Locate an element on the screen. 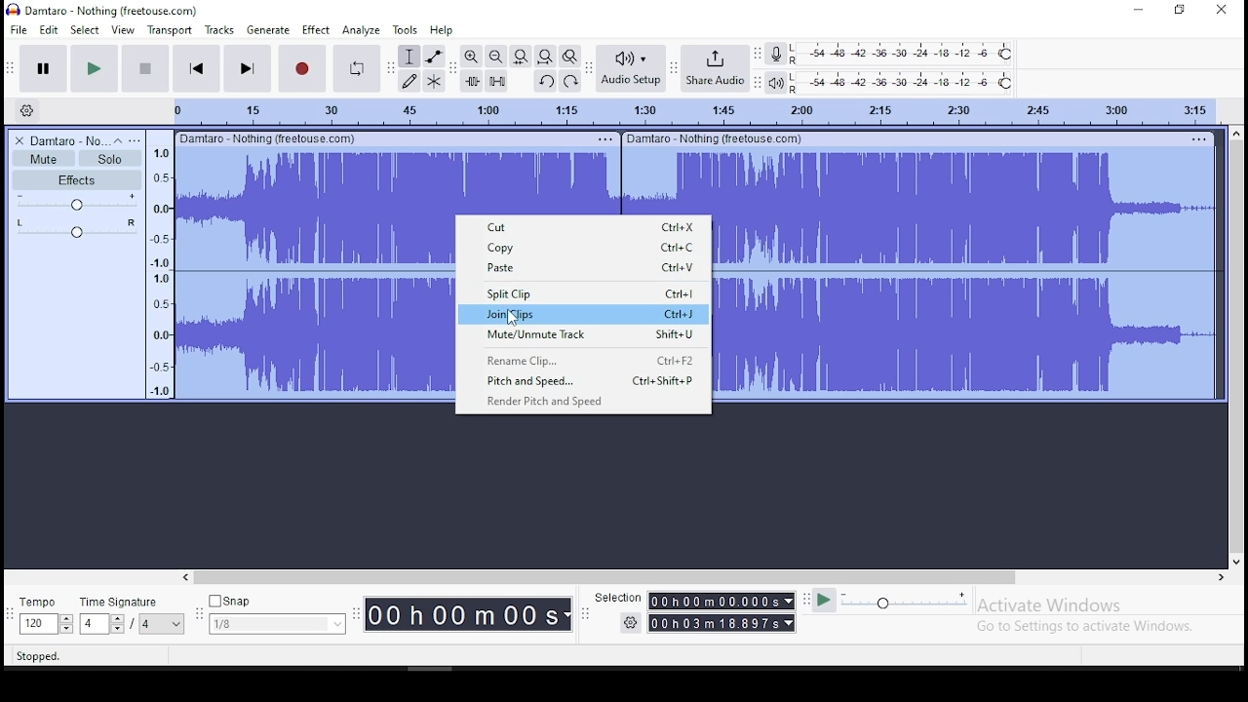 This screenshot has height=702, width=1248. scroll bar is located at coordinates (606, 577).